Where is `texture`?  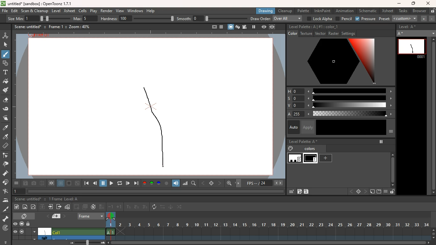
texture is located at coordinates (306, 34).